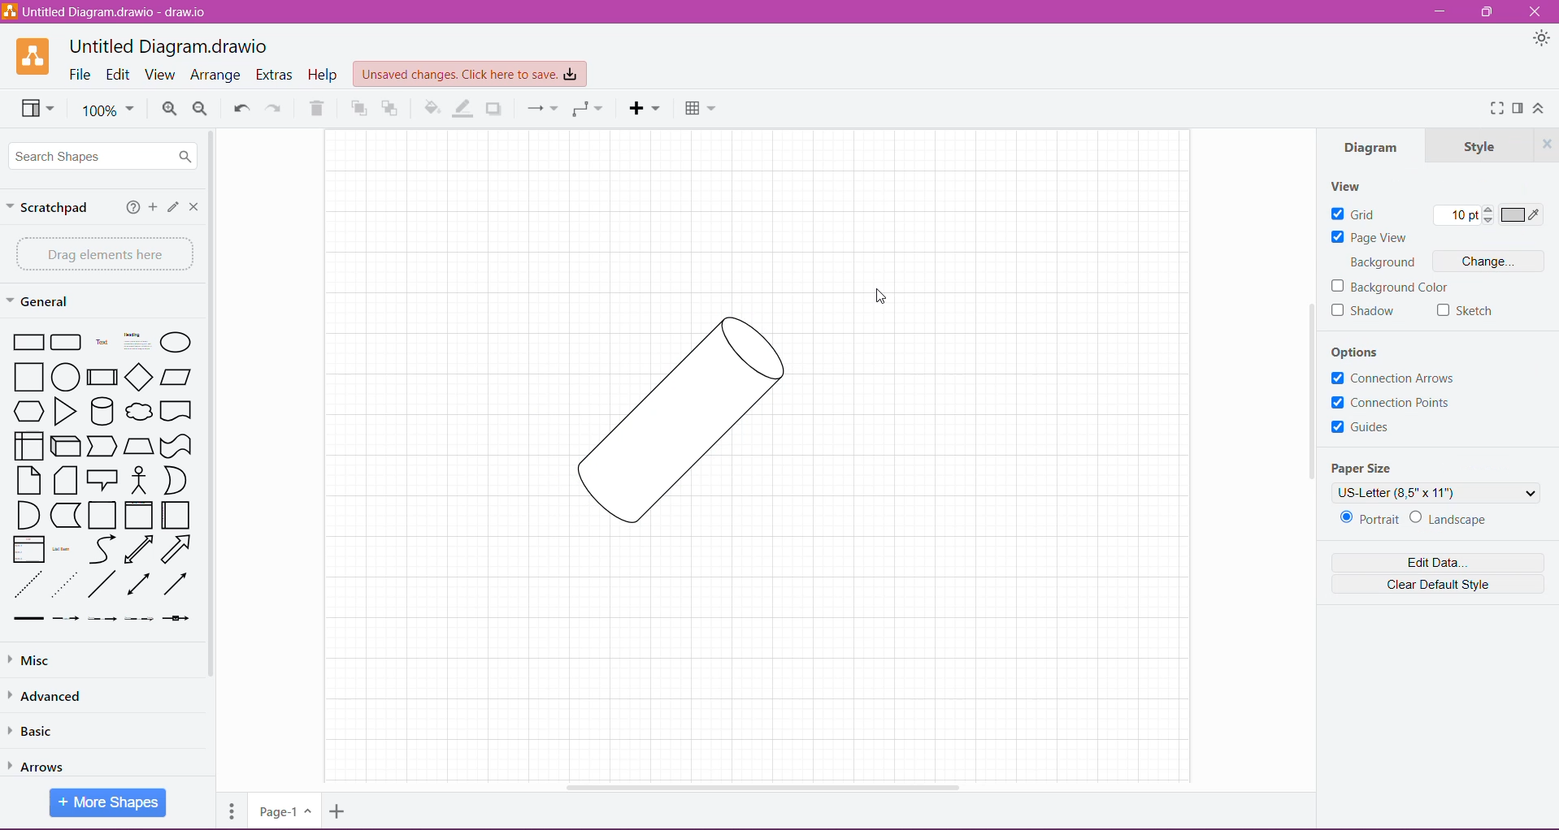  What do you see at coordinates (240, 107) in the screenshot?
I see `Undo` at bounding box center [240, 107].